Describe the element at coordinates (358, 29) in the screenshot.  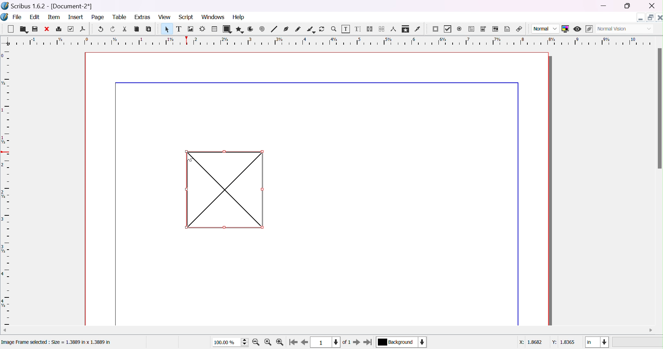
I see `edit text with story editor` at that location.